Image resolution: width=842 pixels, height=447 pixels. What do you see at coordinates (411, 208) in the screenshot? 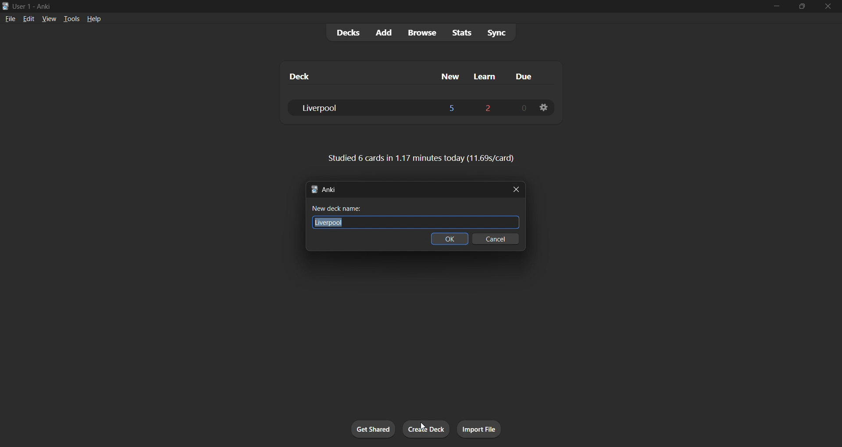
I see `new deck name` at bounding box center [411, 208].